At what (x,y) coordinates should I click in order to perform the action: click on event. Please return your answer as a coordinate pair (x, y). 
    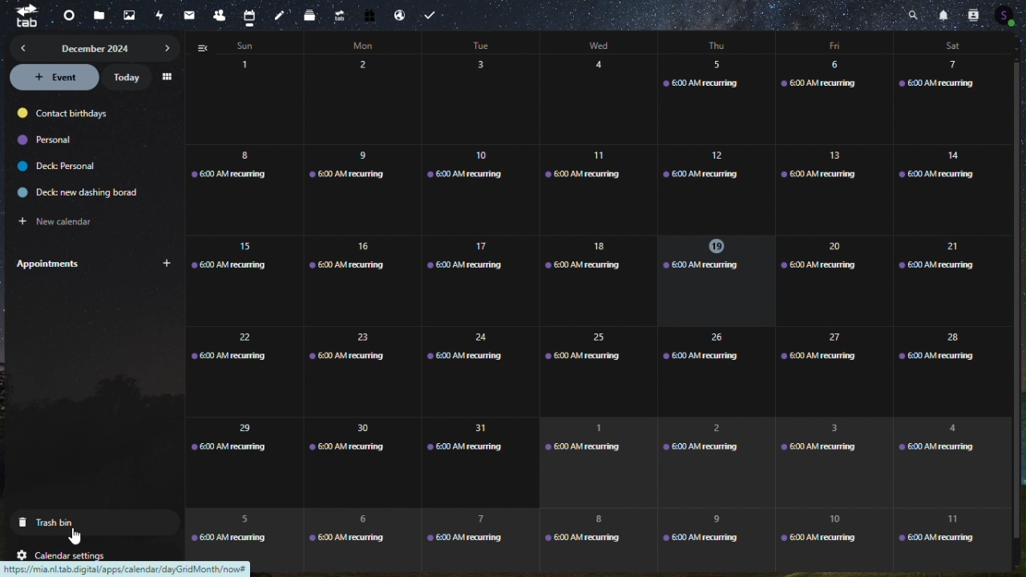
    Looking at the image, I should click on (55, 78).